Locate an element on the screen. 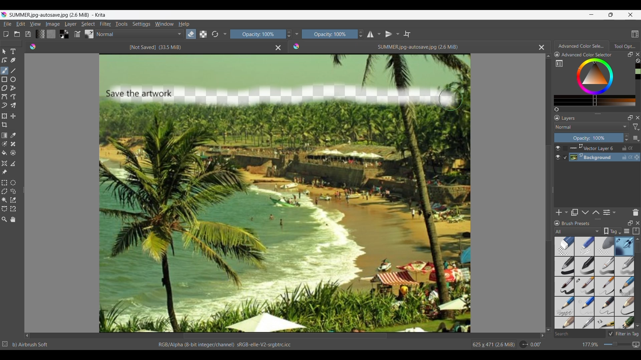 The image size is (641, 360). Advanced color Selector is located at coordinates (582, 45).